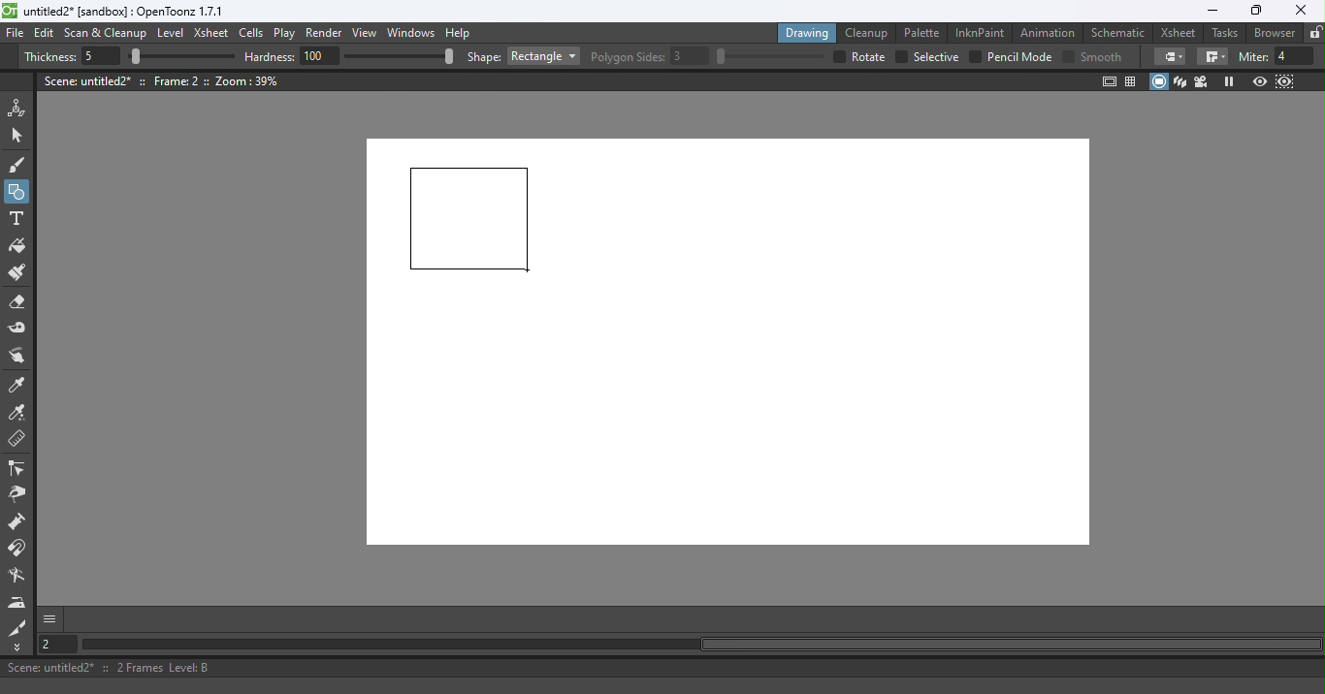 The height and width of the screenshot is (694, 1325). Describe the element at coordinates (20, 135) in the screenshot. I see `Selection tool` at that location.